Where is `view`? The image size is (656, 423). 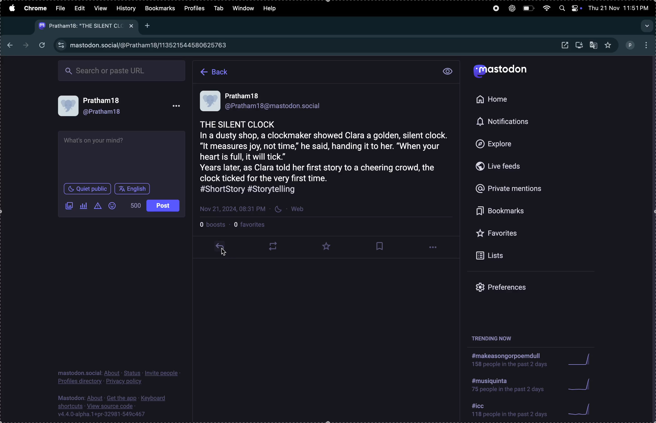
view is located at coordinates (100, 7).